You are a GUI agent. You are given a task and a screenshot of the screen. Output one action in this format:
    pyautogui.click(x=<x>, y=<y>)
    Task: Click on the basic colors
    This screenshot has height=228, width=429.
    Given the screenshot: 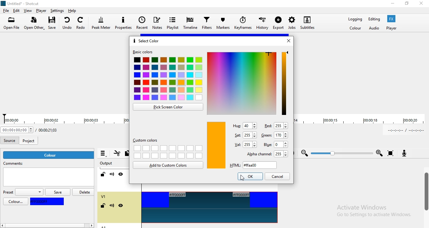 What is the action you would take?
    pyautogui.click(x=144, y=53)
    